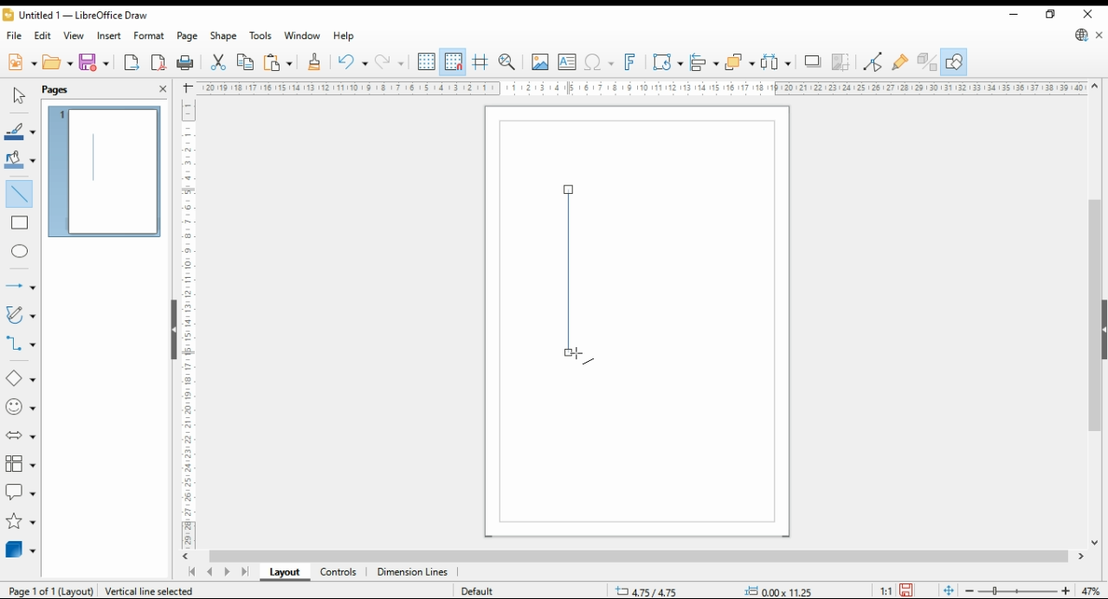 This screenshot has width=1108, height=599. I want to click on minimize, so click(1014, 15).